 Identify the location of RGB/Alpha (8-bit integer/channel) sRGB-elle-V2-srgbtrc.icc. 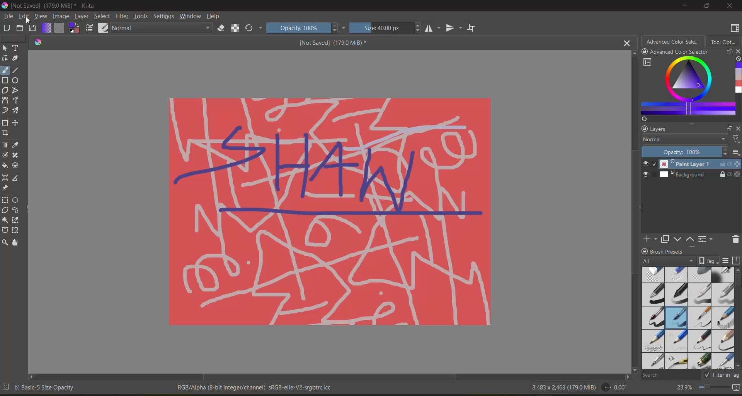
(256, 387).